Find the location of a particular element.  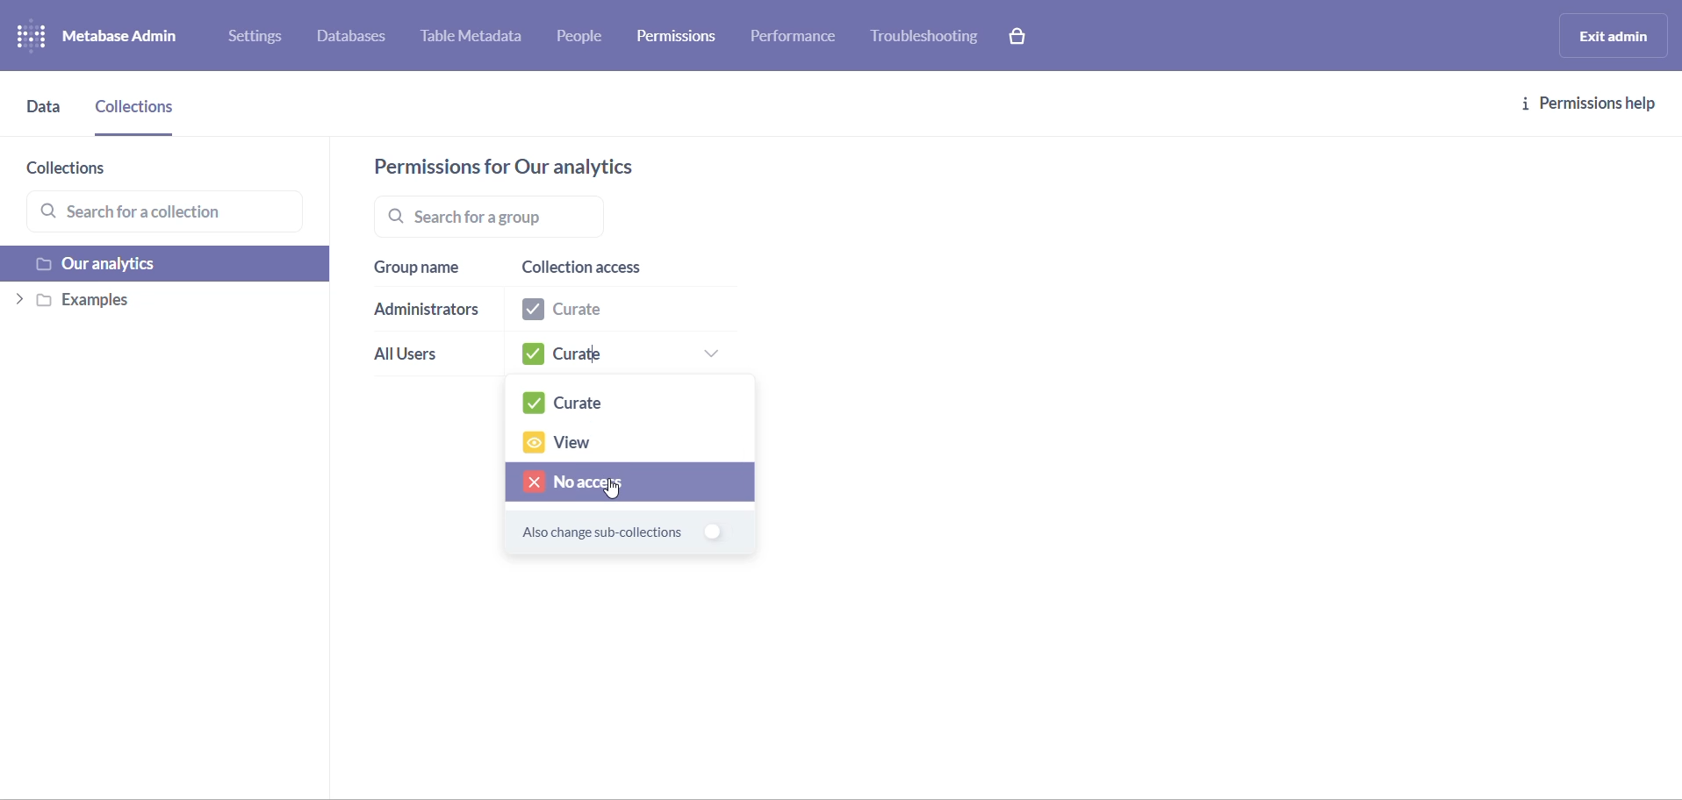

access level is located at coordinates (616, 312).